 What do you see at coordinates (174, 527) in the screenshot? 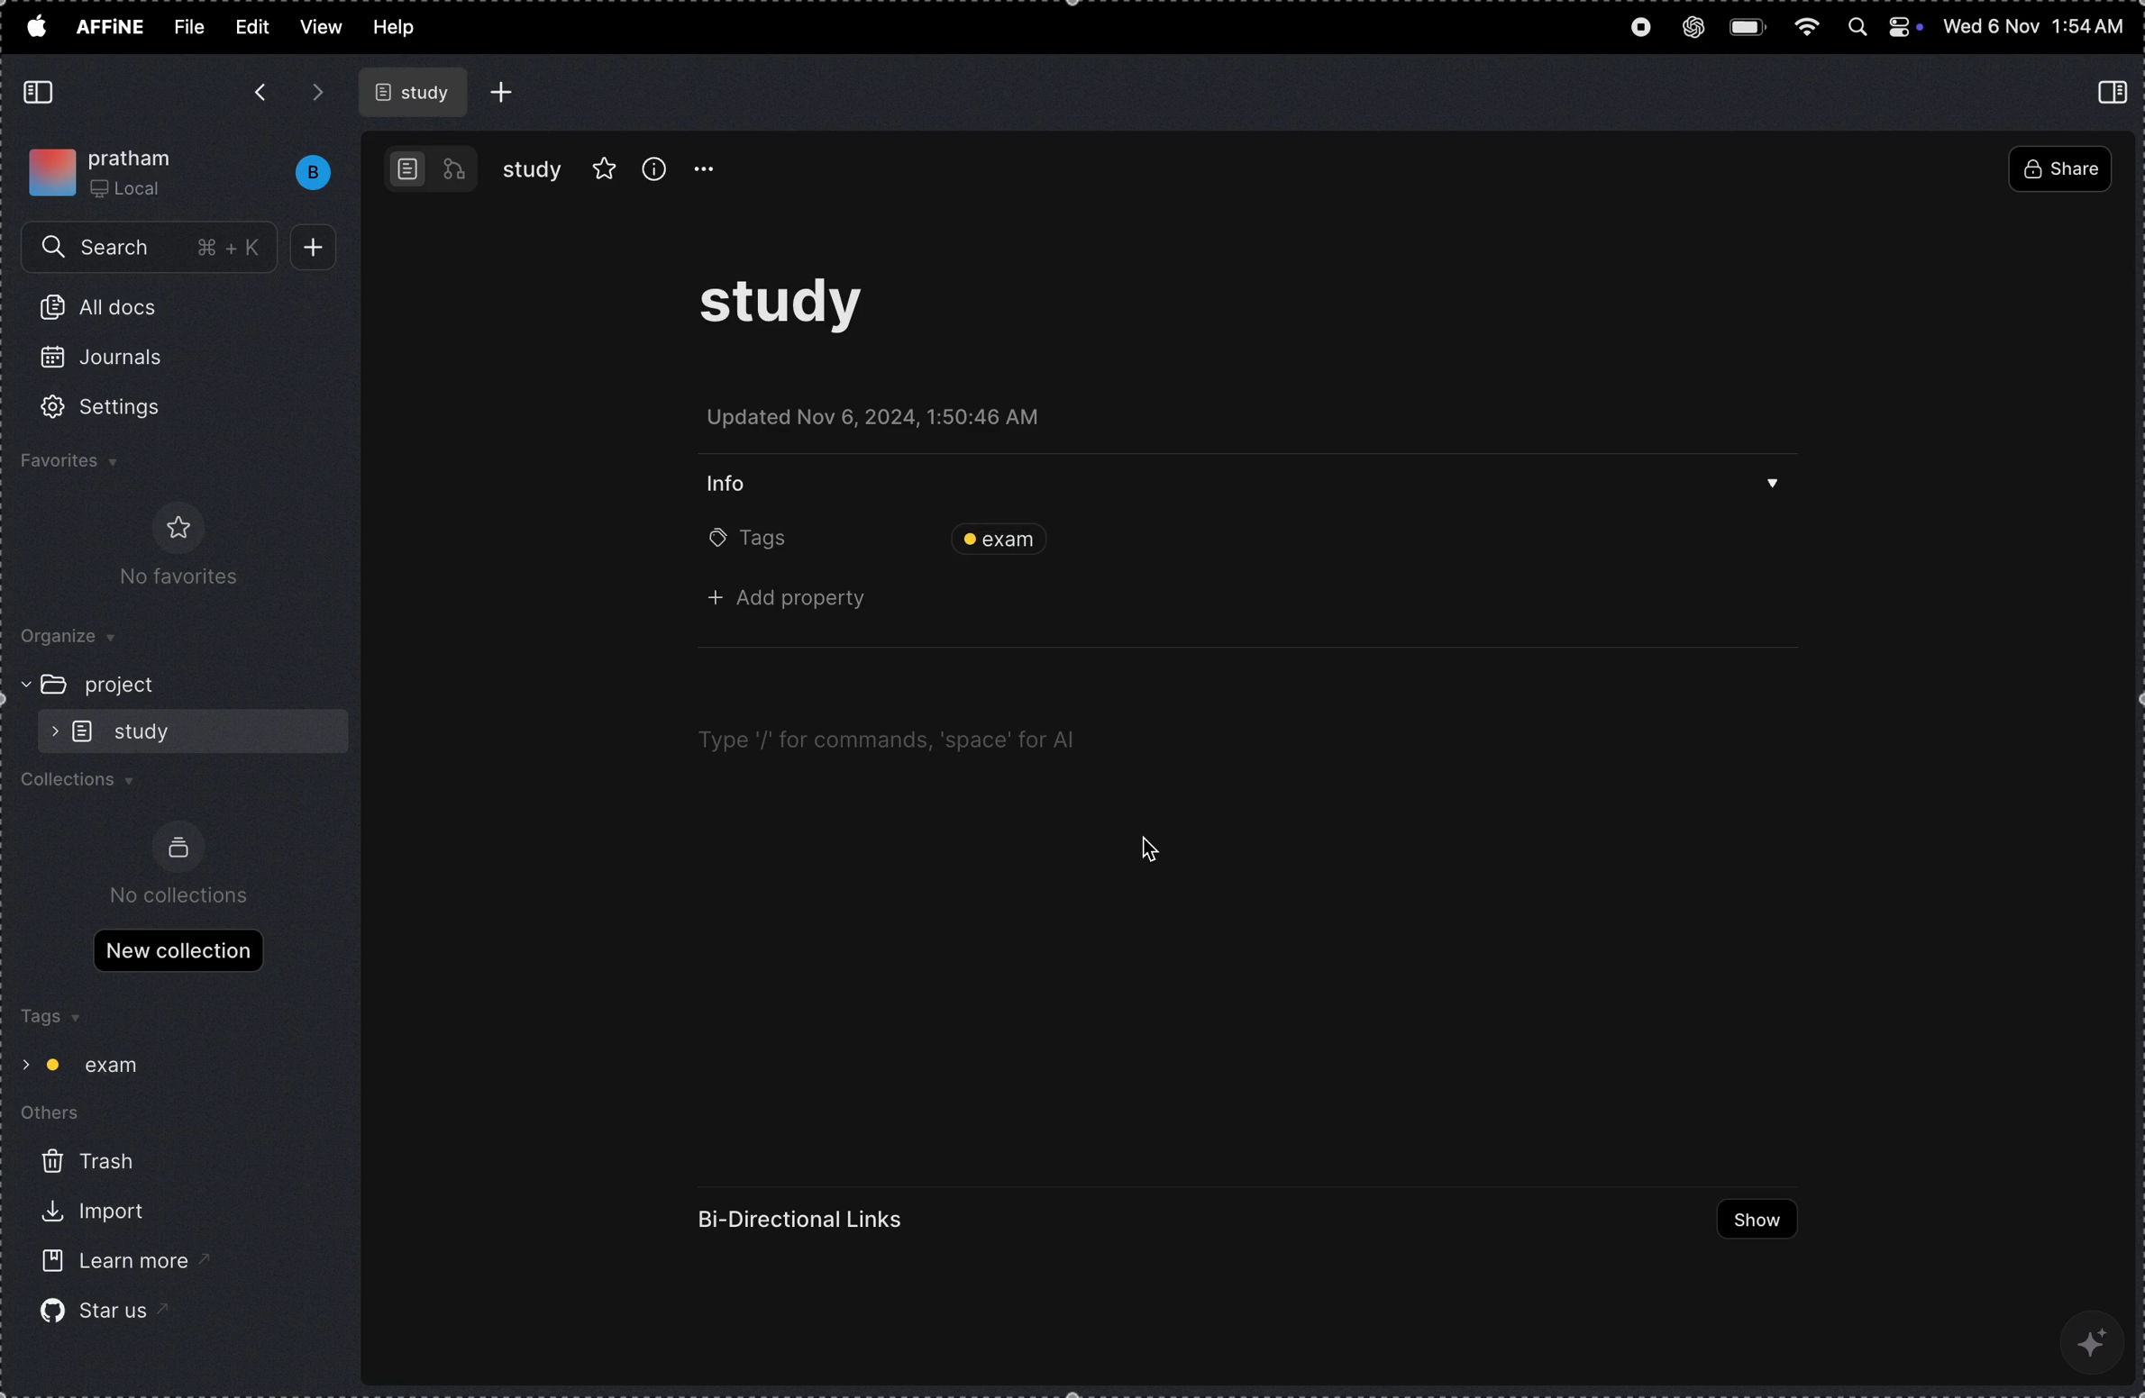
I see `favorite logo` at bounding box center [174, 527].